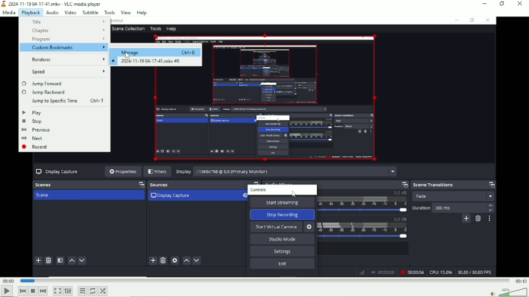 This screenshot has height=297, width=529. I want to click on Previous, so click(36, 130).